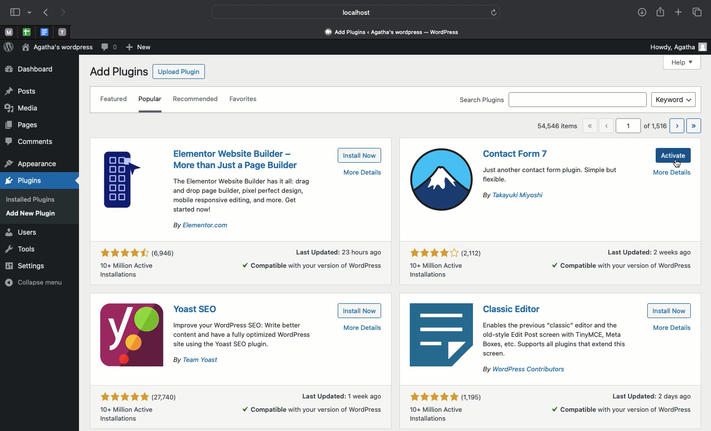 This screenshot has height=431, width=711. What do you see at coordinates (135, 179) in the screenshot?
I see `Icon` at bounding box center [135, 179].